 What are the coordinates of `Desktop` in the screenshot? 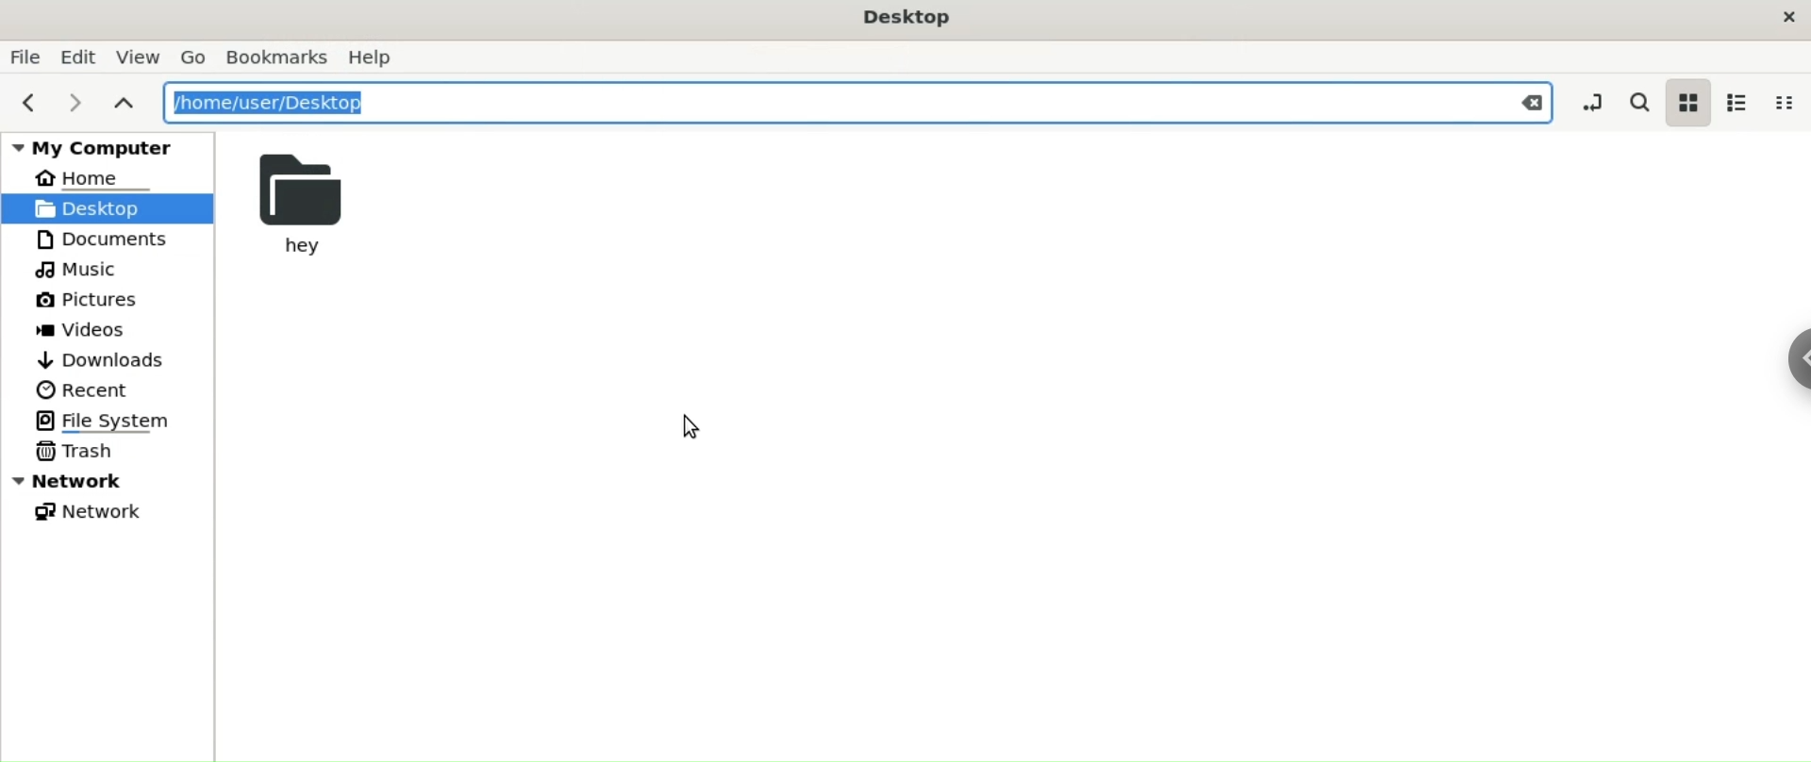 It's located at (905, 19).